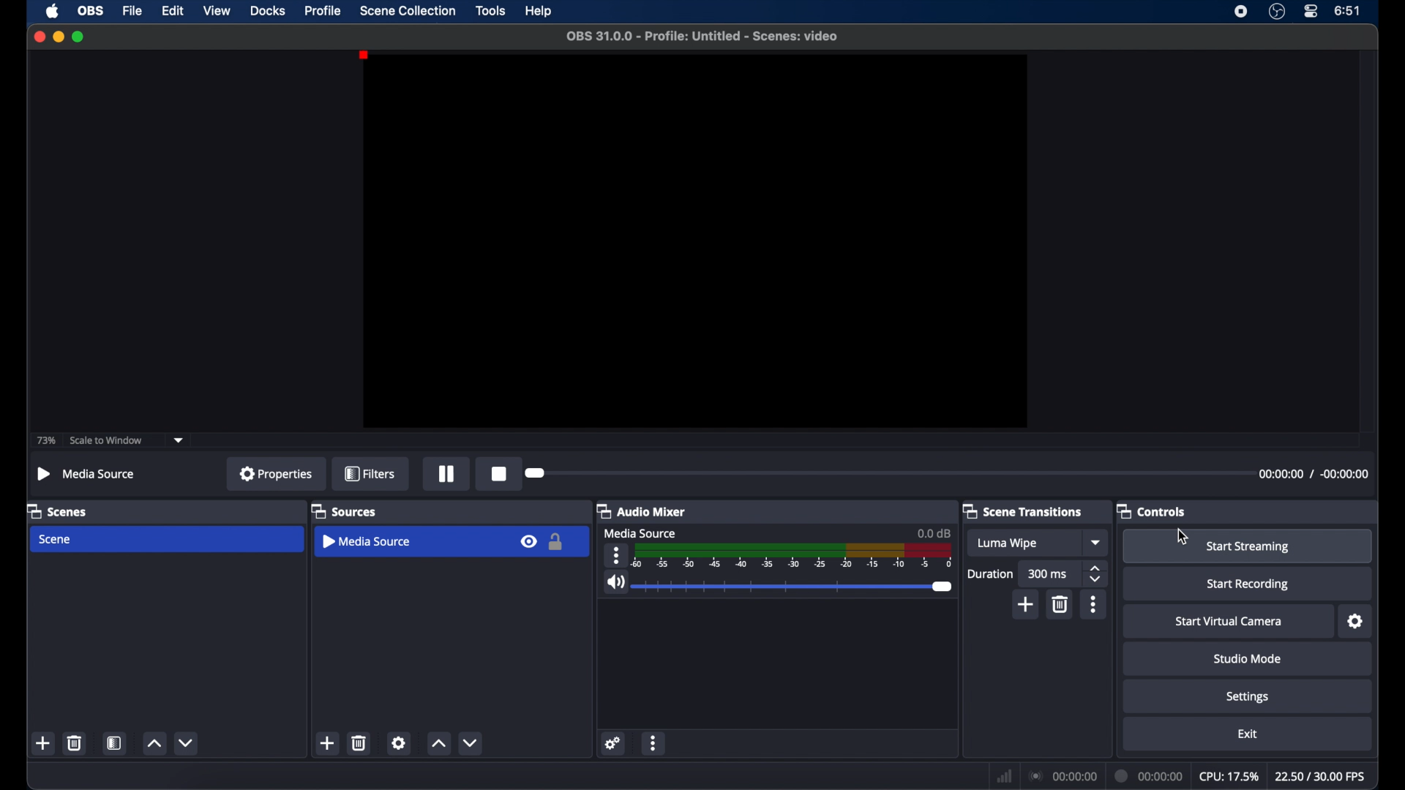 This screenshot has height=790, width=1405. What do you see at coordinates (694, 241) in the screenshot?
I see `preview` at bounding box center [694, 241].